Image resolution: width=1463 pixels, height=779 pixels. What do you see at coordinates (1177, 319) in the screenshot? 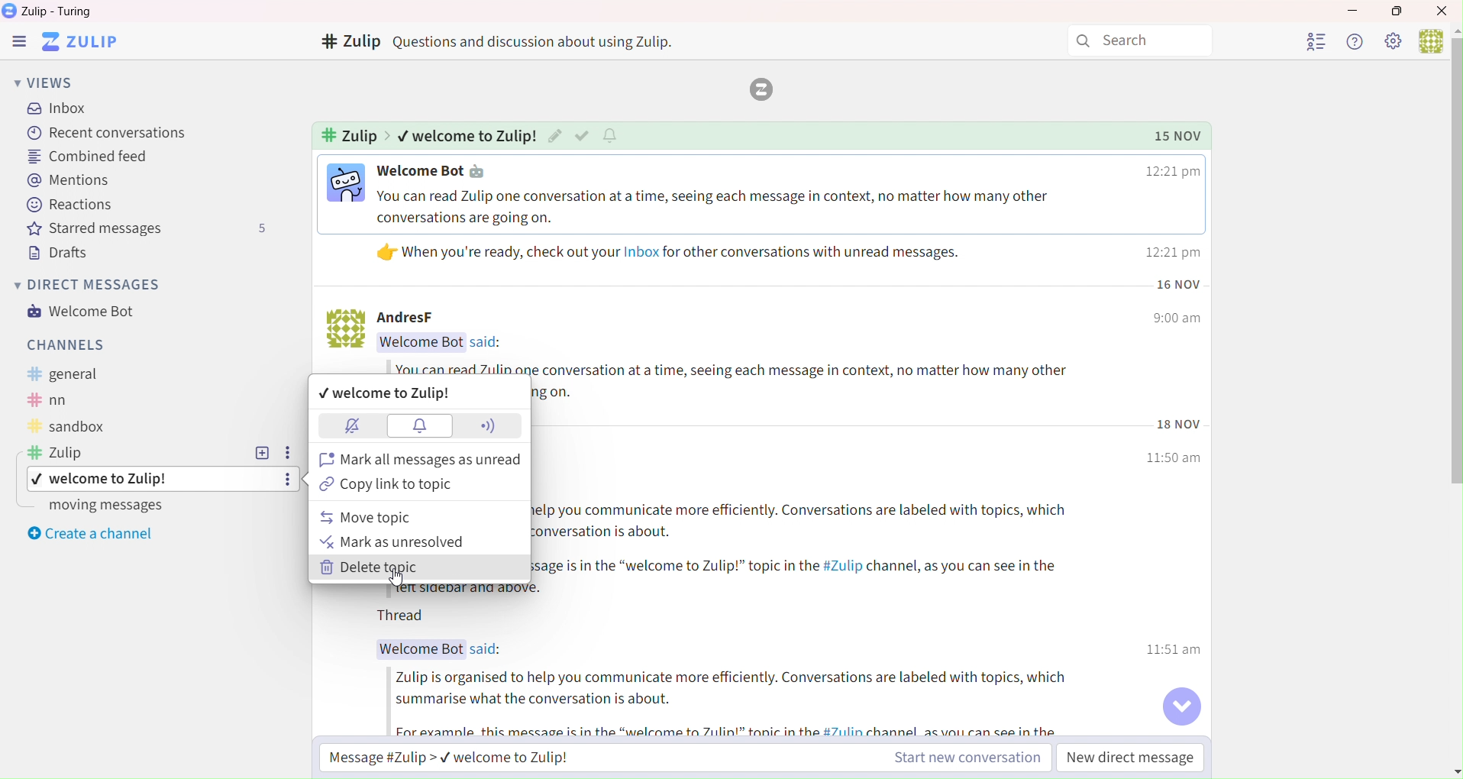
I see `Time` at bounding box center [1177, 319].